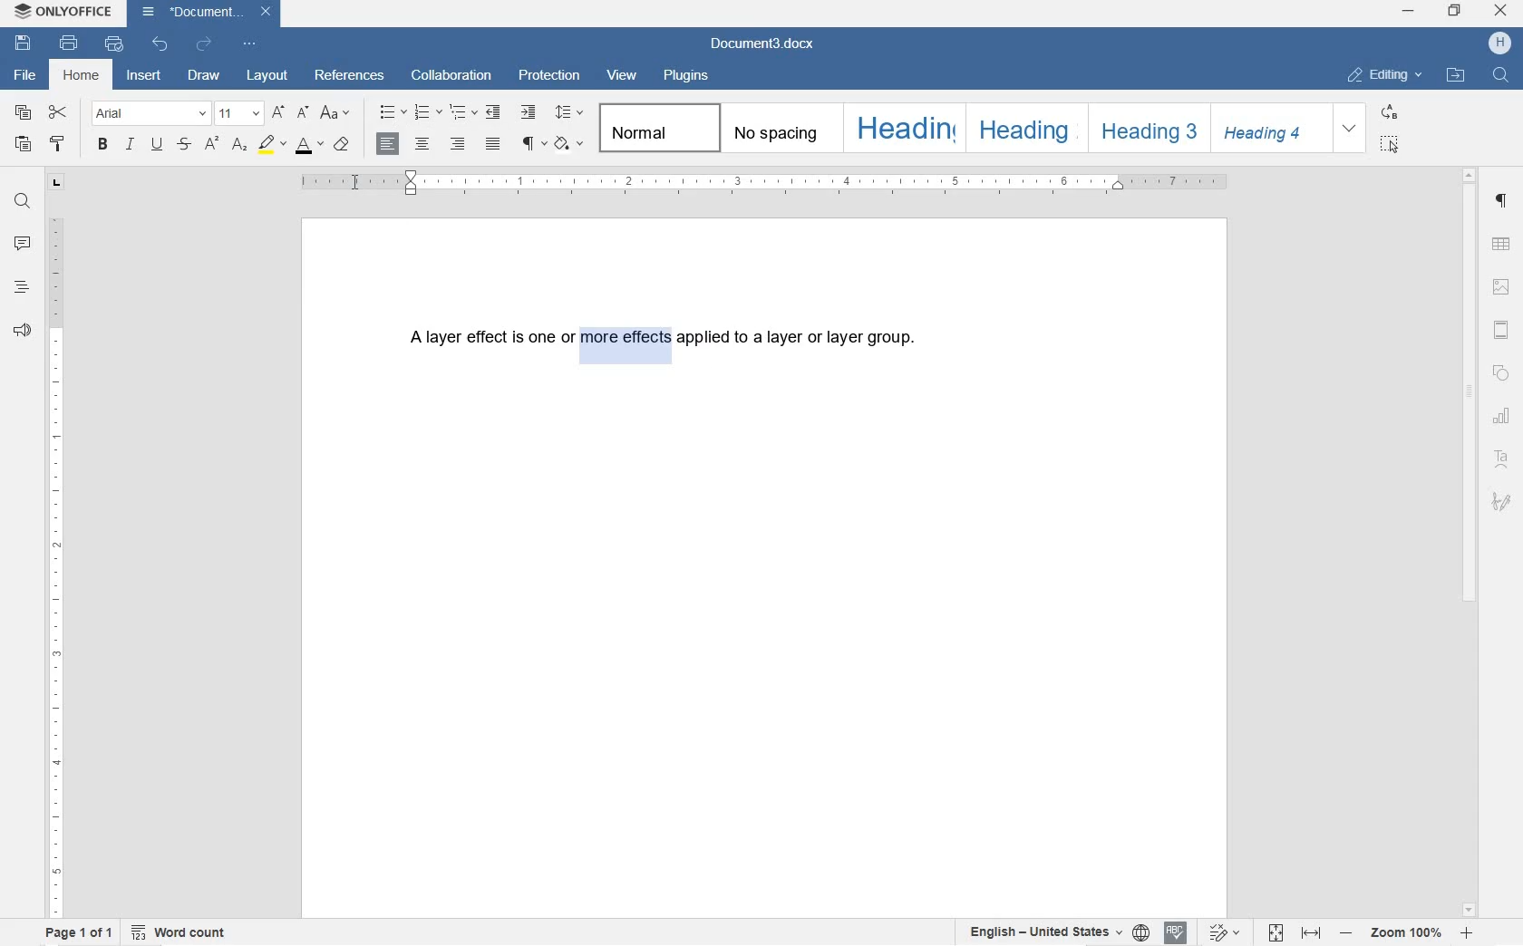 This screenshot has width=1523, height=946. What do you see at coordinates (103, 146) in the screenshot?
I see `BOLD` at bounding box center [103, 146].